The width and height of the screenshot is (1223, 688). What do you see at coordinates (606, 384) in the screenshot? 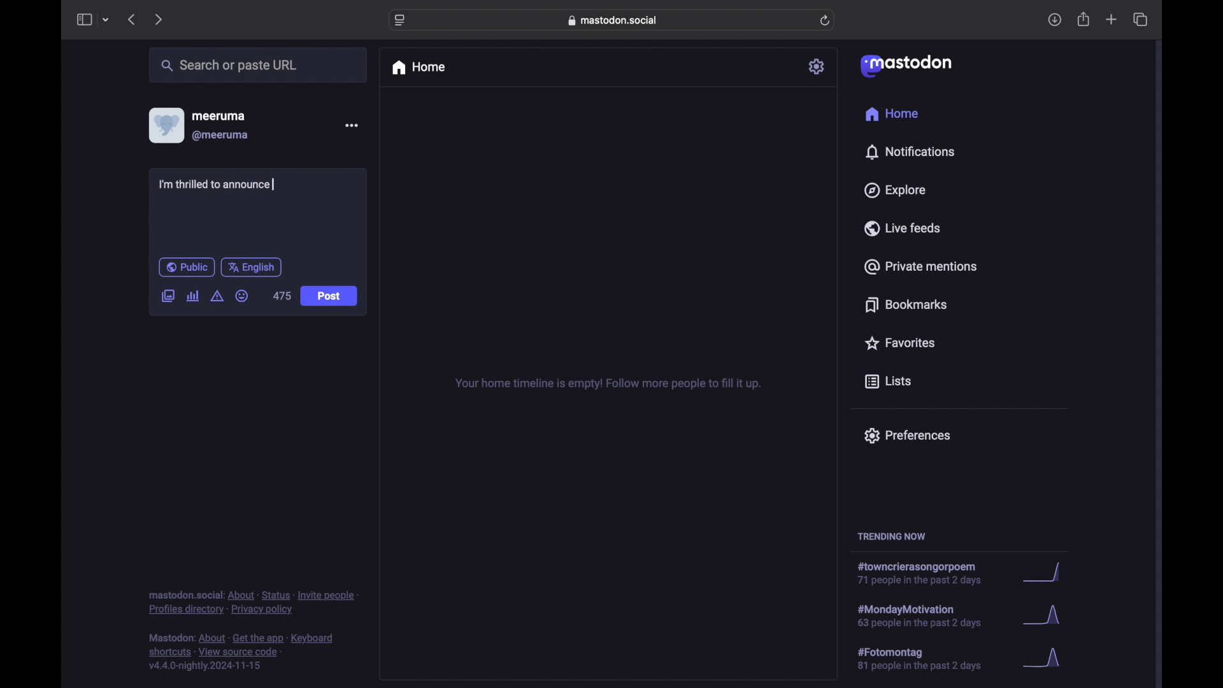
I see `your home timeline is  empty! follow for more tips` at bounding box center [606, 384].